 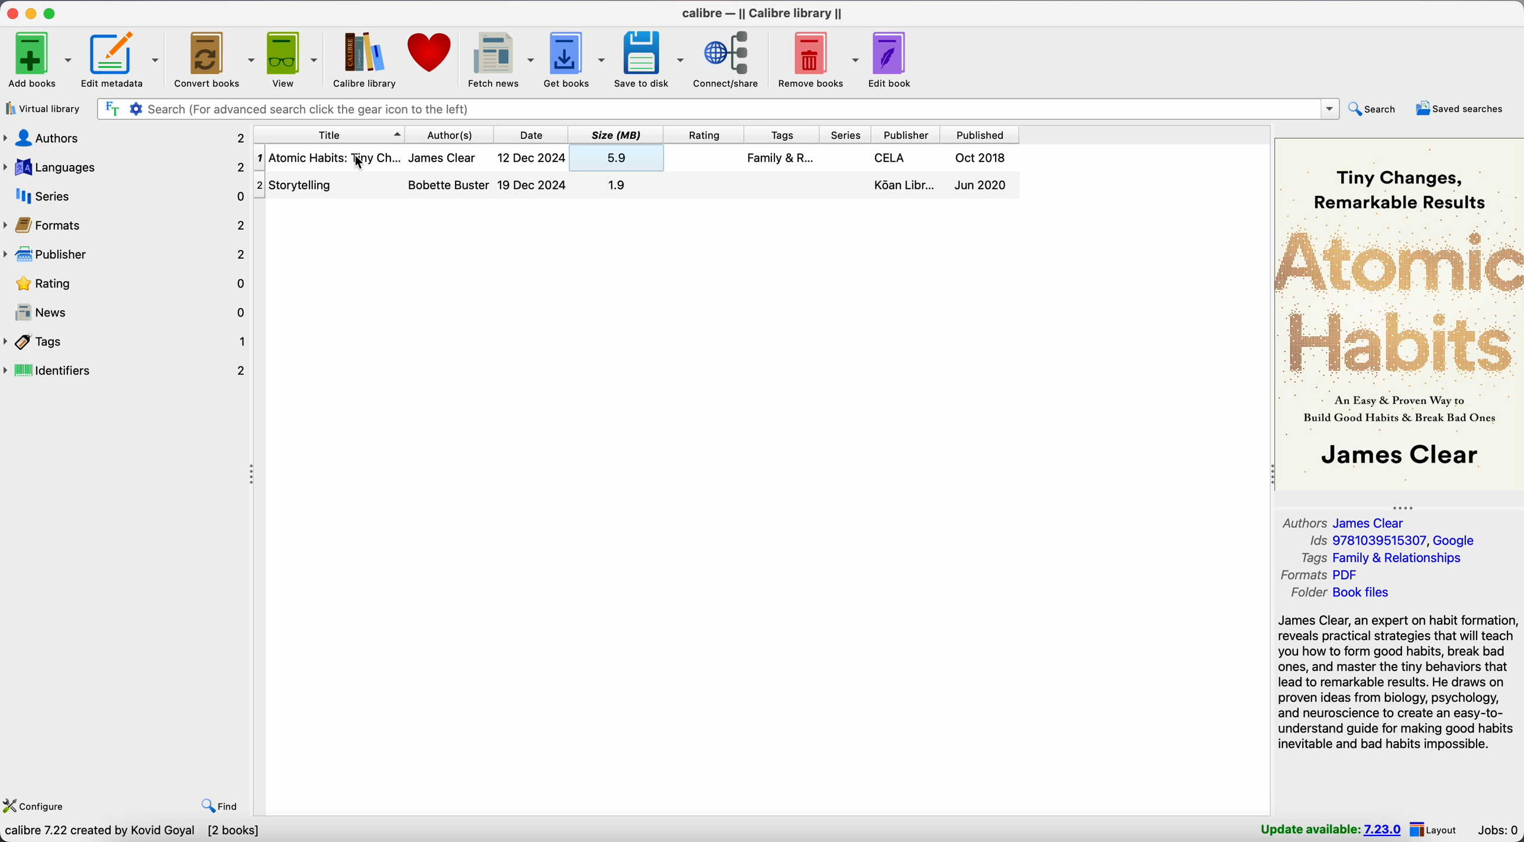 What do you see at coordinates (1376, 108) in the screenshot?
I see `search` at bounding box center [1376, 108].